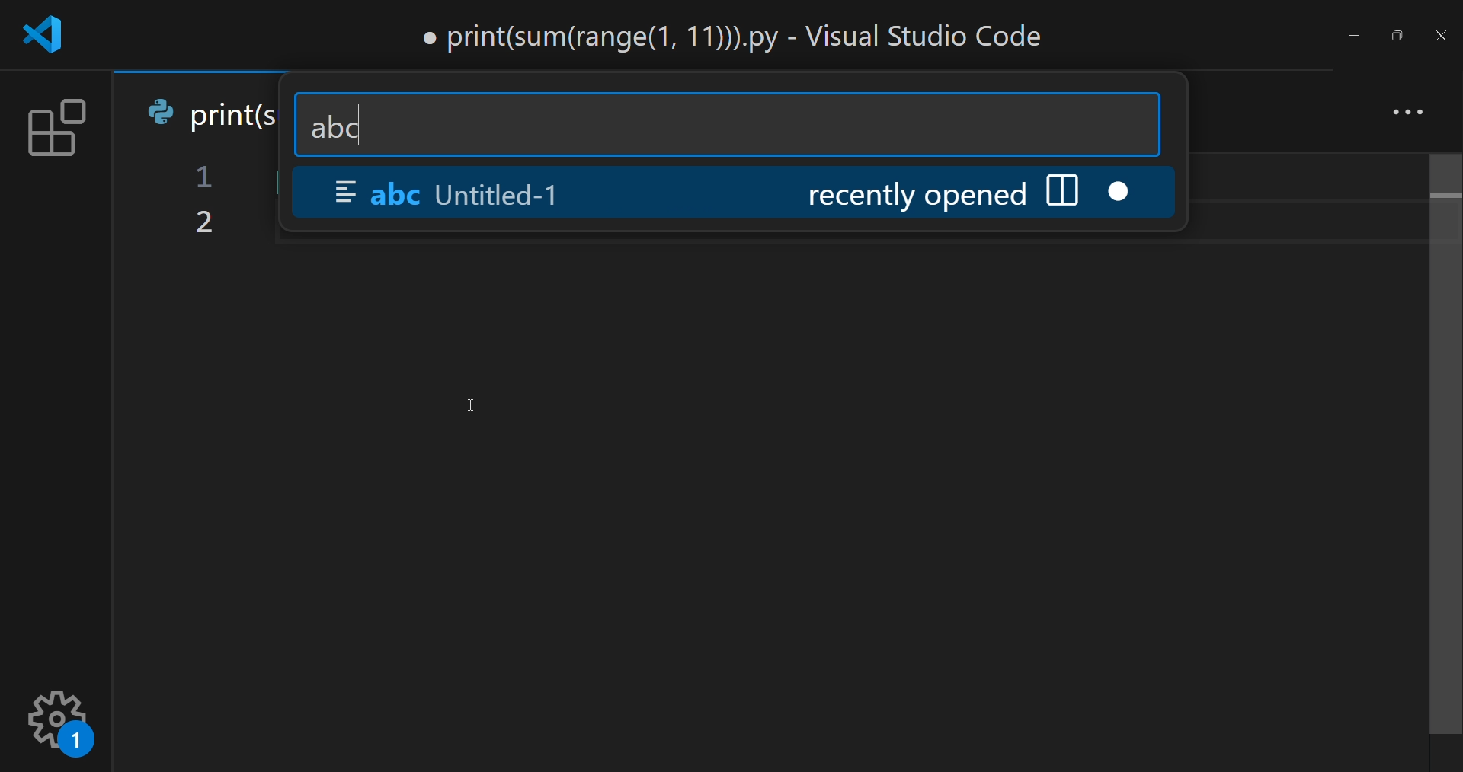  I want to click on search, so click(786, 123).